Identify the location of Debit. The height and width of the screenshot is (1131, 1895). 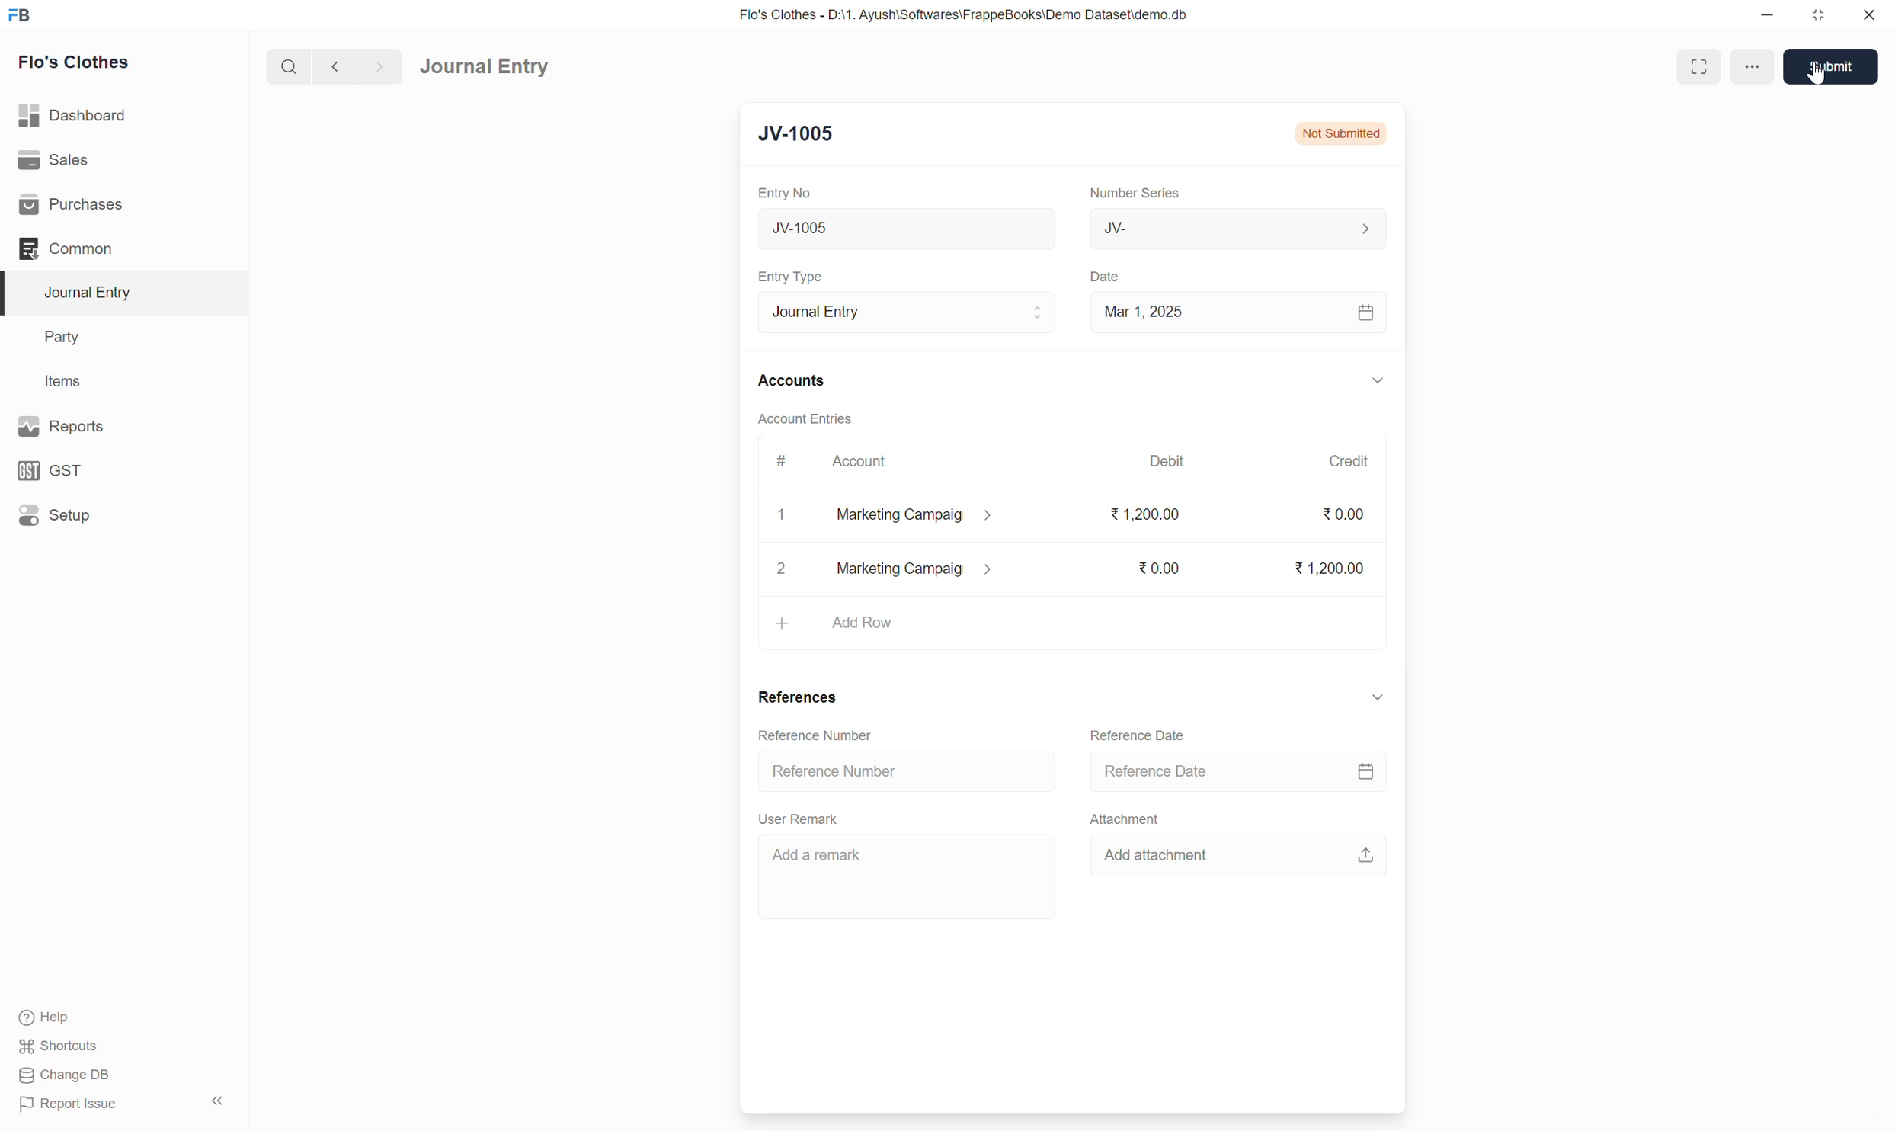
(1167, 460).